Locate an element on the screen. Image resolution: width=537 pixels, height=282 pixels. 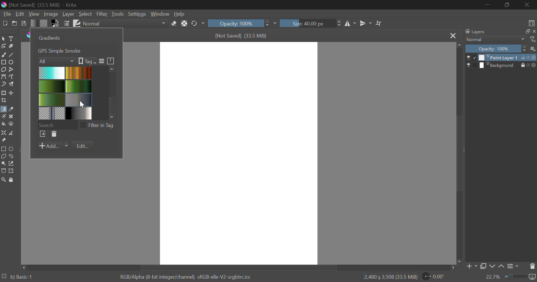
Dynamic Brush Tool is located at coordinates (3, 84).